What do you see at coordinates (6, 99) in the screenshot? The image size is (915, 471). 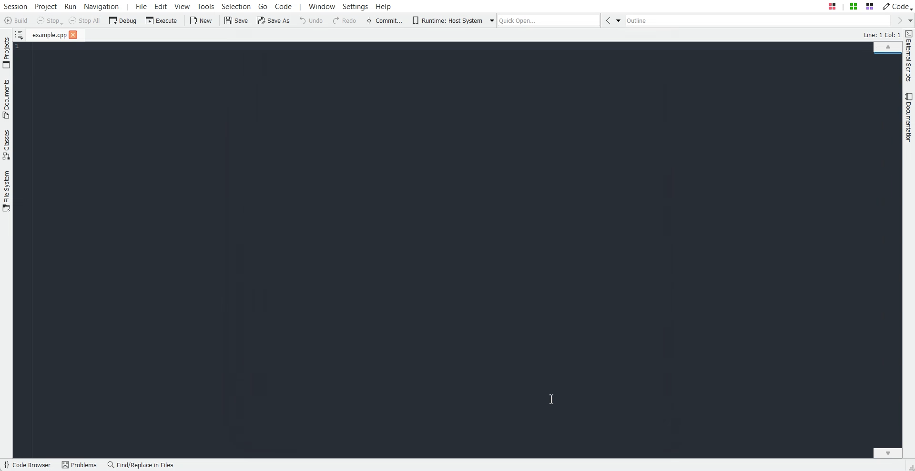 I see `Documents` at bounding box center [6, 99].